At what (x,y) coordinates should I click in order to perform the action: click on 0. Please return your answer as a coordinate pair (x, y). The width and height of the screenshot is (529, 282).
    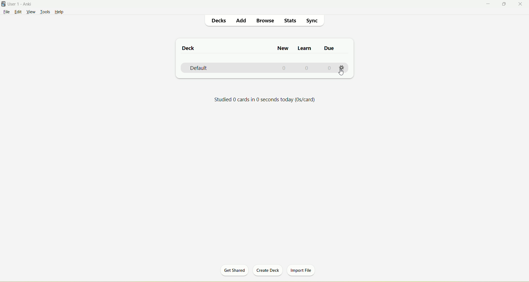
    Looking at the image, I should click on (307, 68).